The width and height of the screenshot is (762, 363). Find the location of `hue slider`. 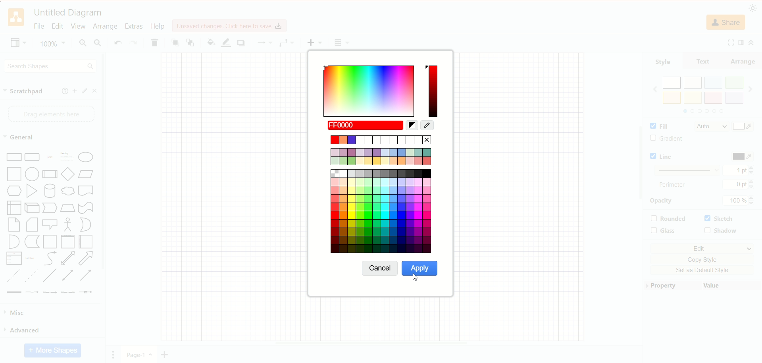

hue slider is located at coordinates (434, 90).